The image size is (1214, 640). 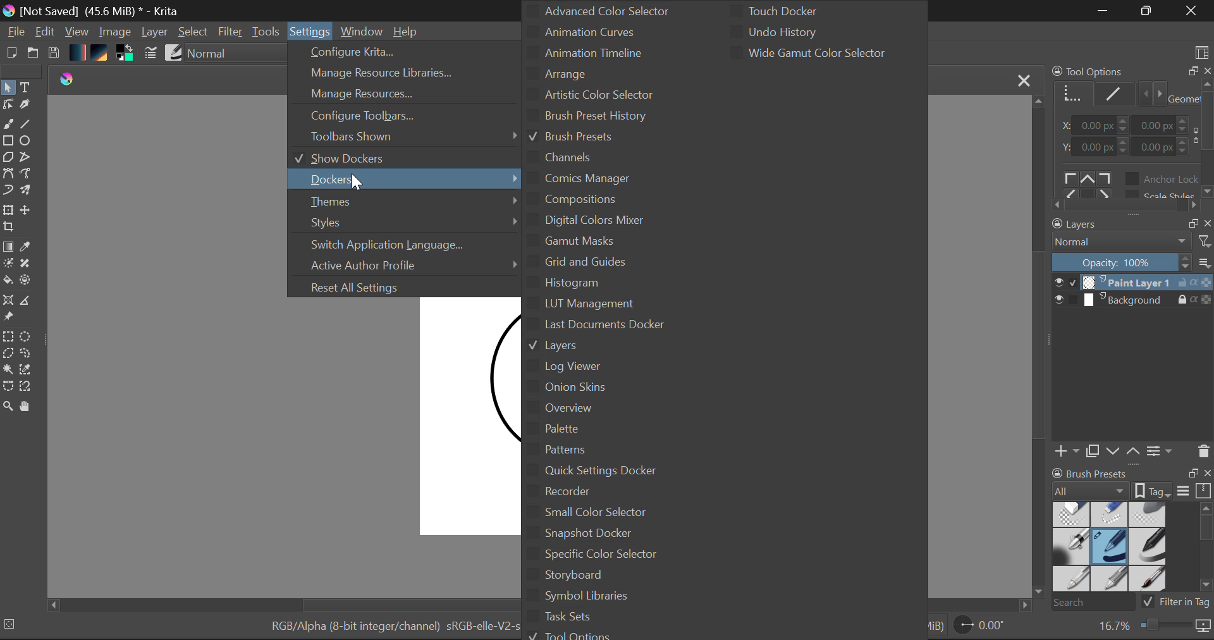 What do you see at coordinates (27, 263) in the screenshot?
I see `Smart Patch Tool` at bounding box center [27, 263].